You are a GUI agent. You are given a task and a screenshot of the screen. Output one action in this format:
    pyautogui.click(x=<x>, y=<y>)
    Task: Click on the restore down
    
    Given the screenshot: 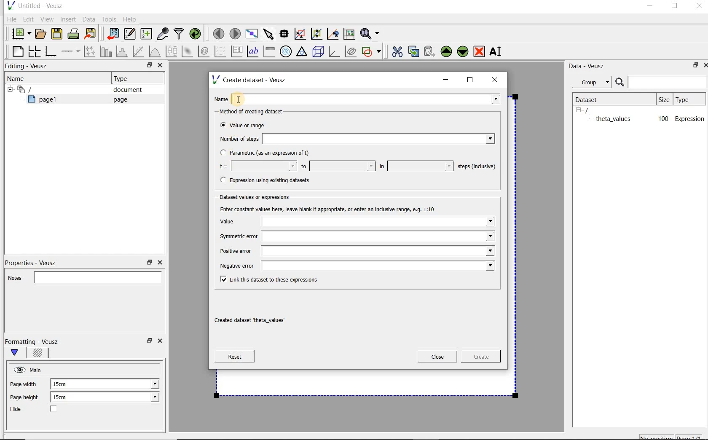 What is the action you would take?
    pyautogui.click(x=148, y=343)
    